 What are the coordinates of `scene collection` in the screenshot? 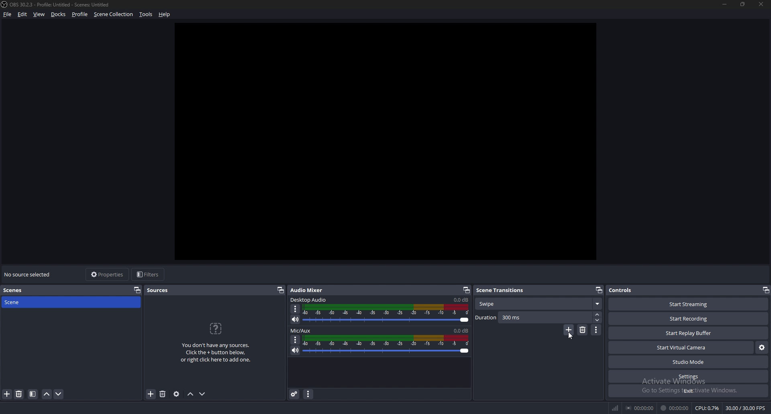 It's located at (114, 14).